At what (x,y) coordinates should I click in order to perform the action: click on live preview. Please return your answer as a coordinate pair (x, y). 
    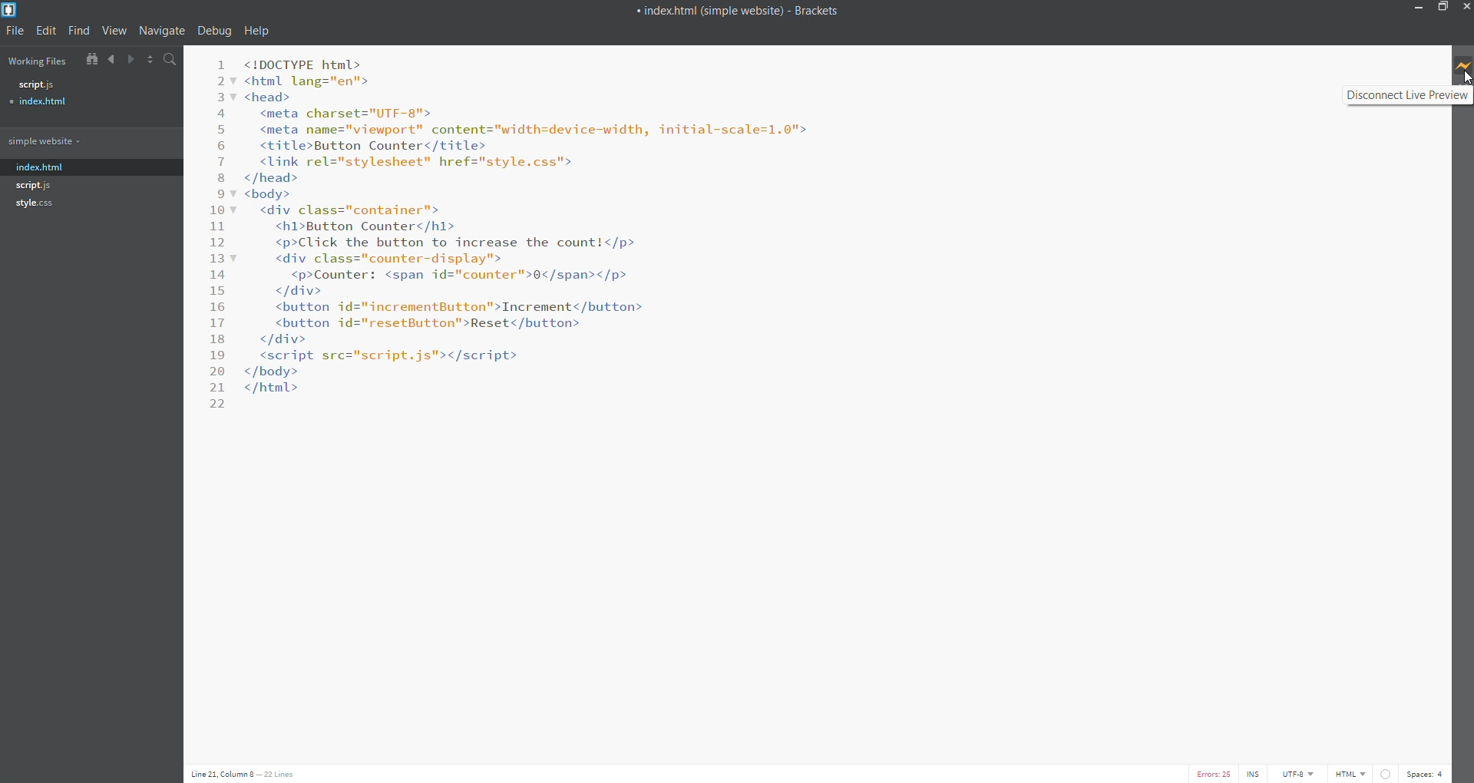
    Looking at the image, I should click on (1462, 64).